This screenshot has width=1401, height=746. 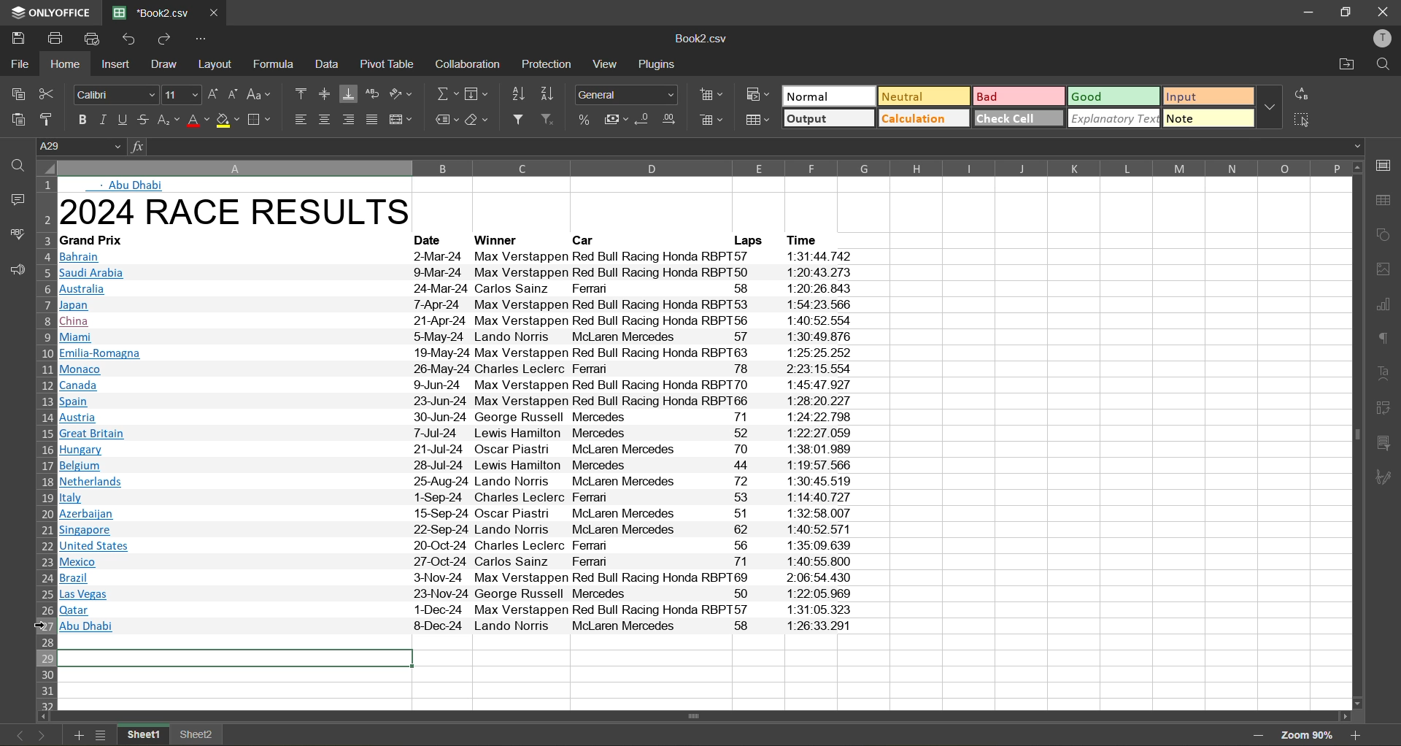 What do you see at coordinates (231, 94) in the screenshot?
I see `decrement size` at bounding box center [231, 94].